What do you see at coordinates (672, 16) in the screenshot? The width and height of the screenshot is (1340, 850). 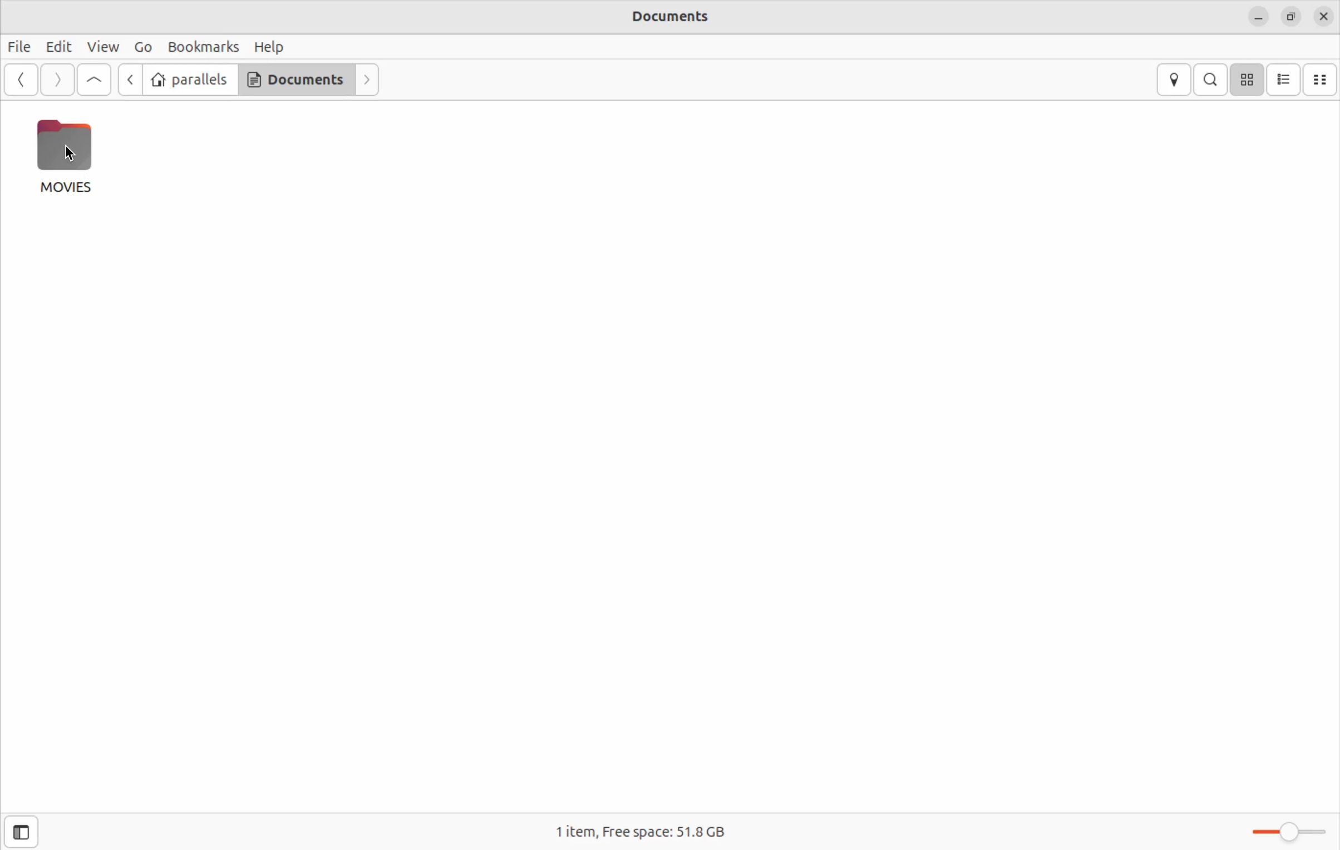 I see `documents` at bounding box center [672, 16].